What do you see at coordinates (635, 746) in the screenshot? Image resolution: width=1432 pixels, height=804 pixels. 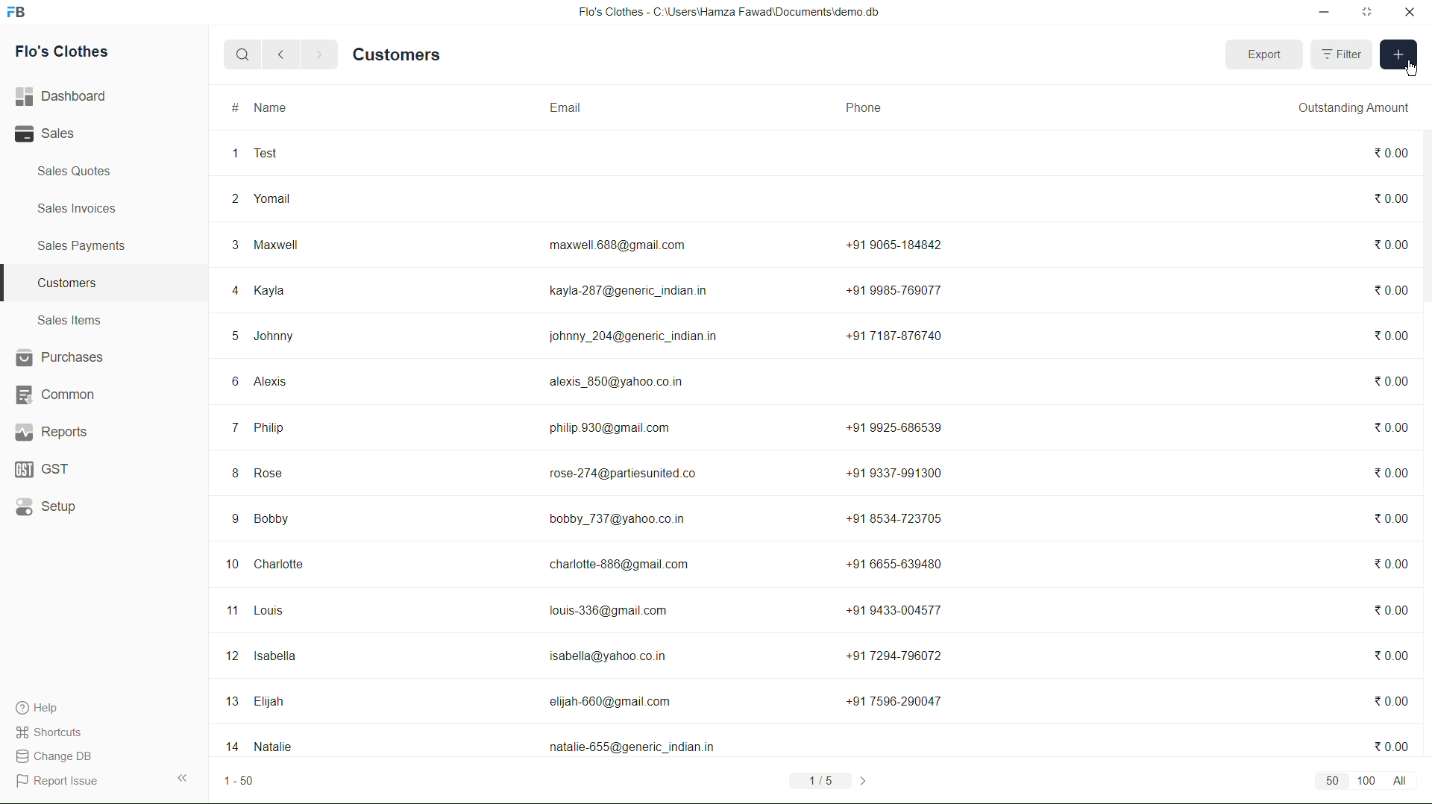 I see `natalie-655@generic_indian.in` at bounding box center [635, 746].